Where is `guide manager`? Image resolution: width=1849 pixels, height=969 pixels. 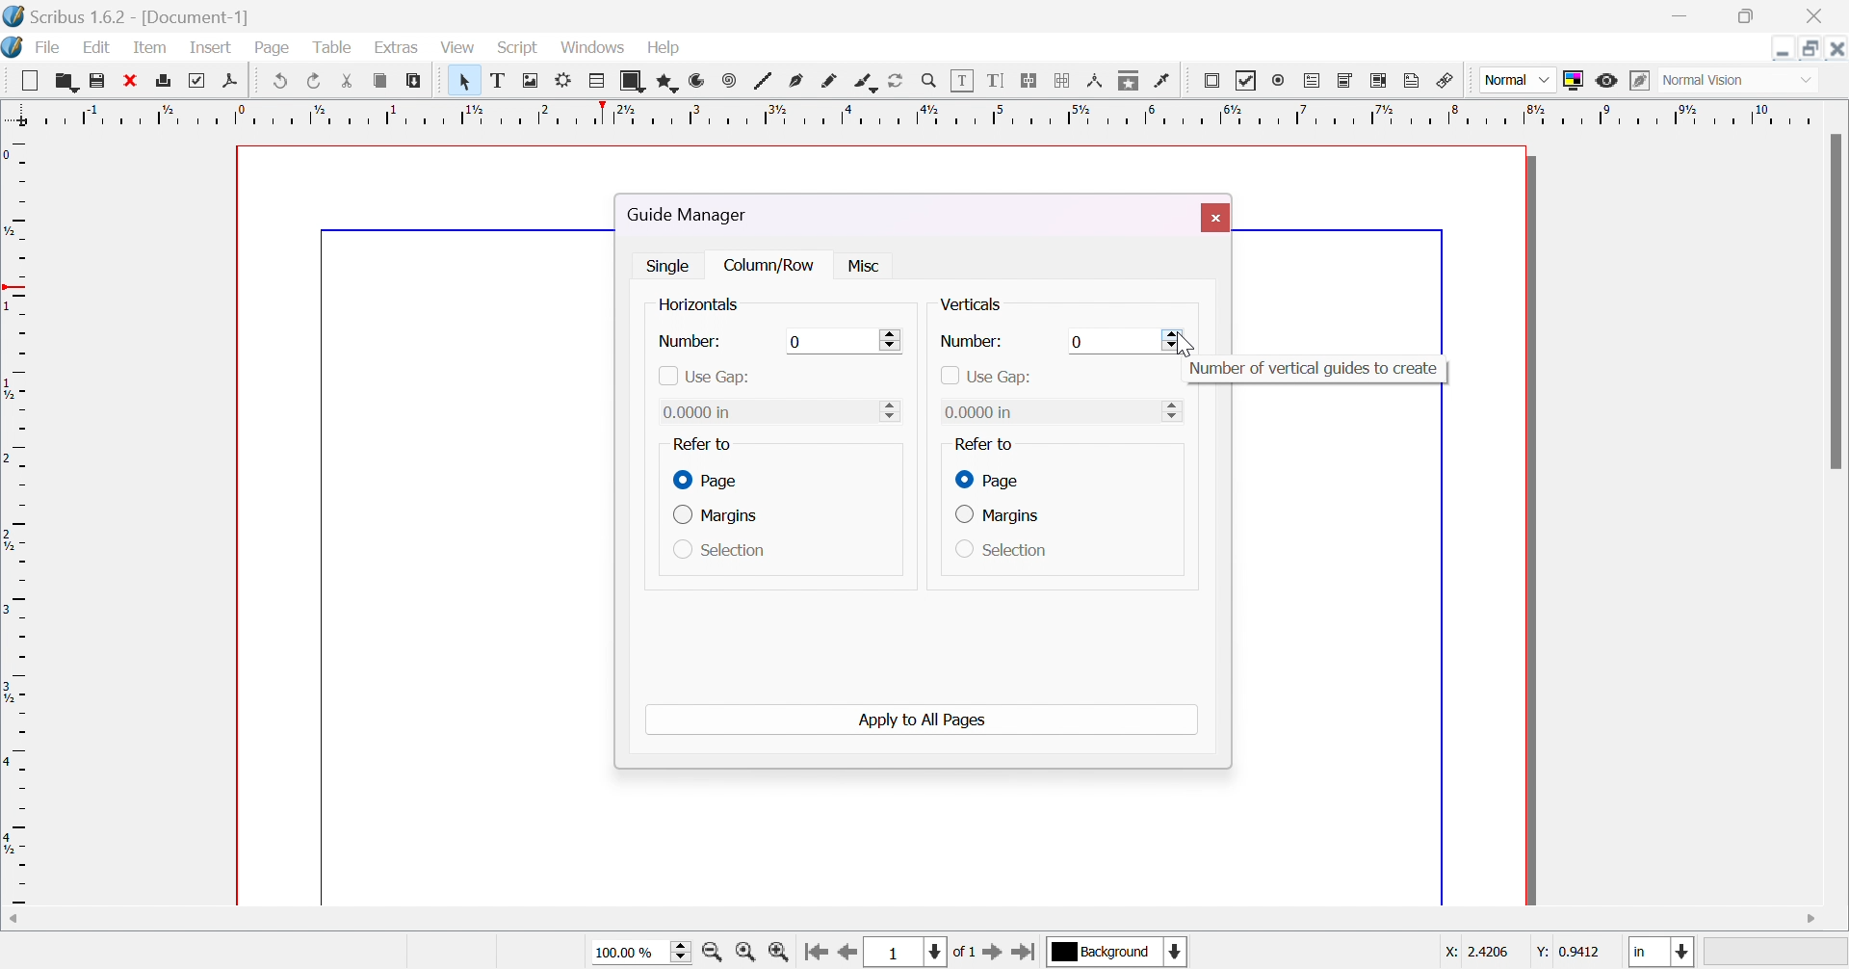
guide manager is located at coordinates (694, 215).